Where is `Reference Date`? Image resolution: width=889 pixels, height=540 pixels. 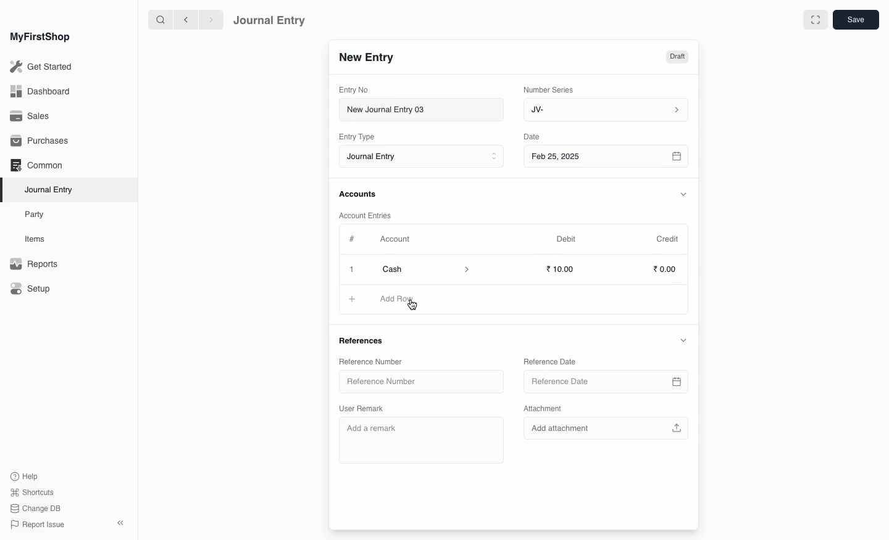
Reference Date is located at coordinates (606, 381).